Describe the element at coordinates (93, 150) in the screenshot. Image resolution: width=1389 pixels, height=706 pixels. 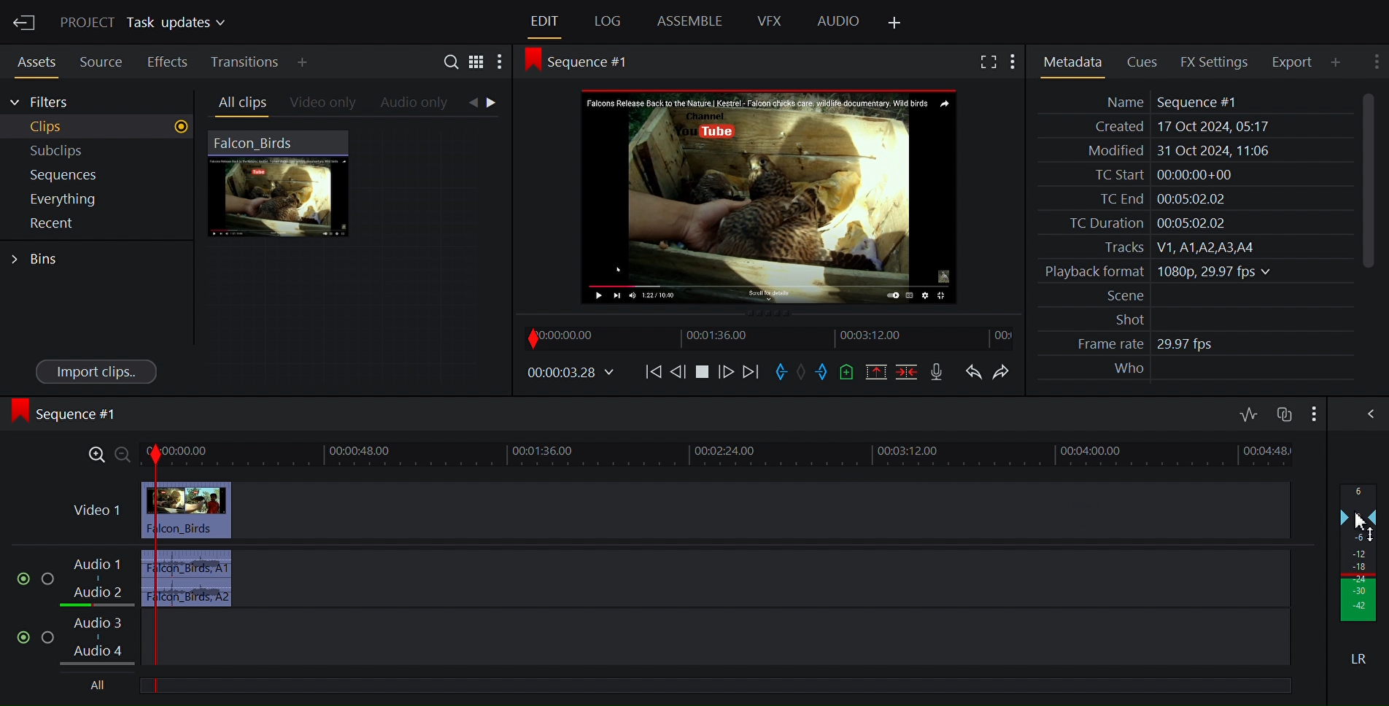
I see `Subclips` at that location.